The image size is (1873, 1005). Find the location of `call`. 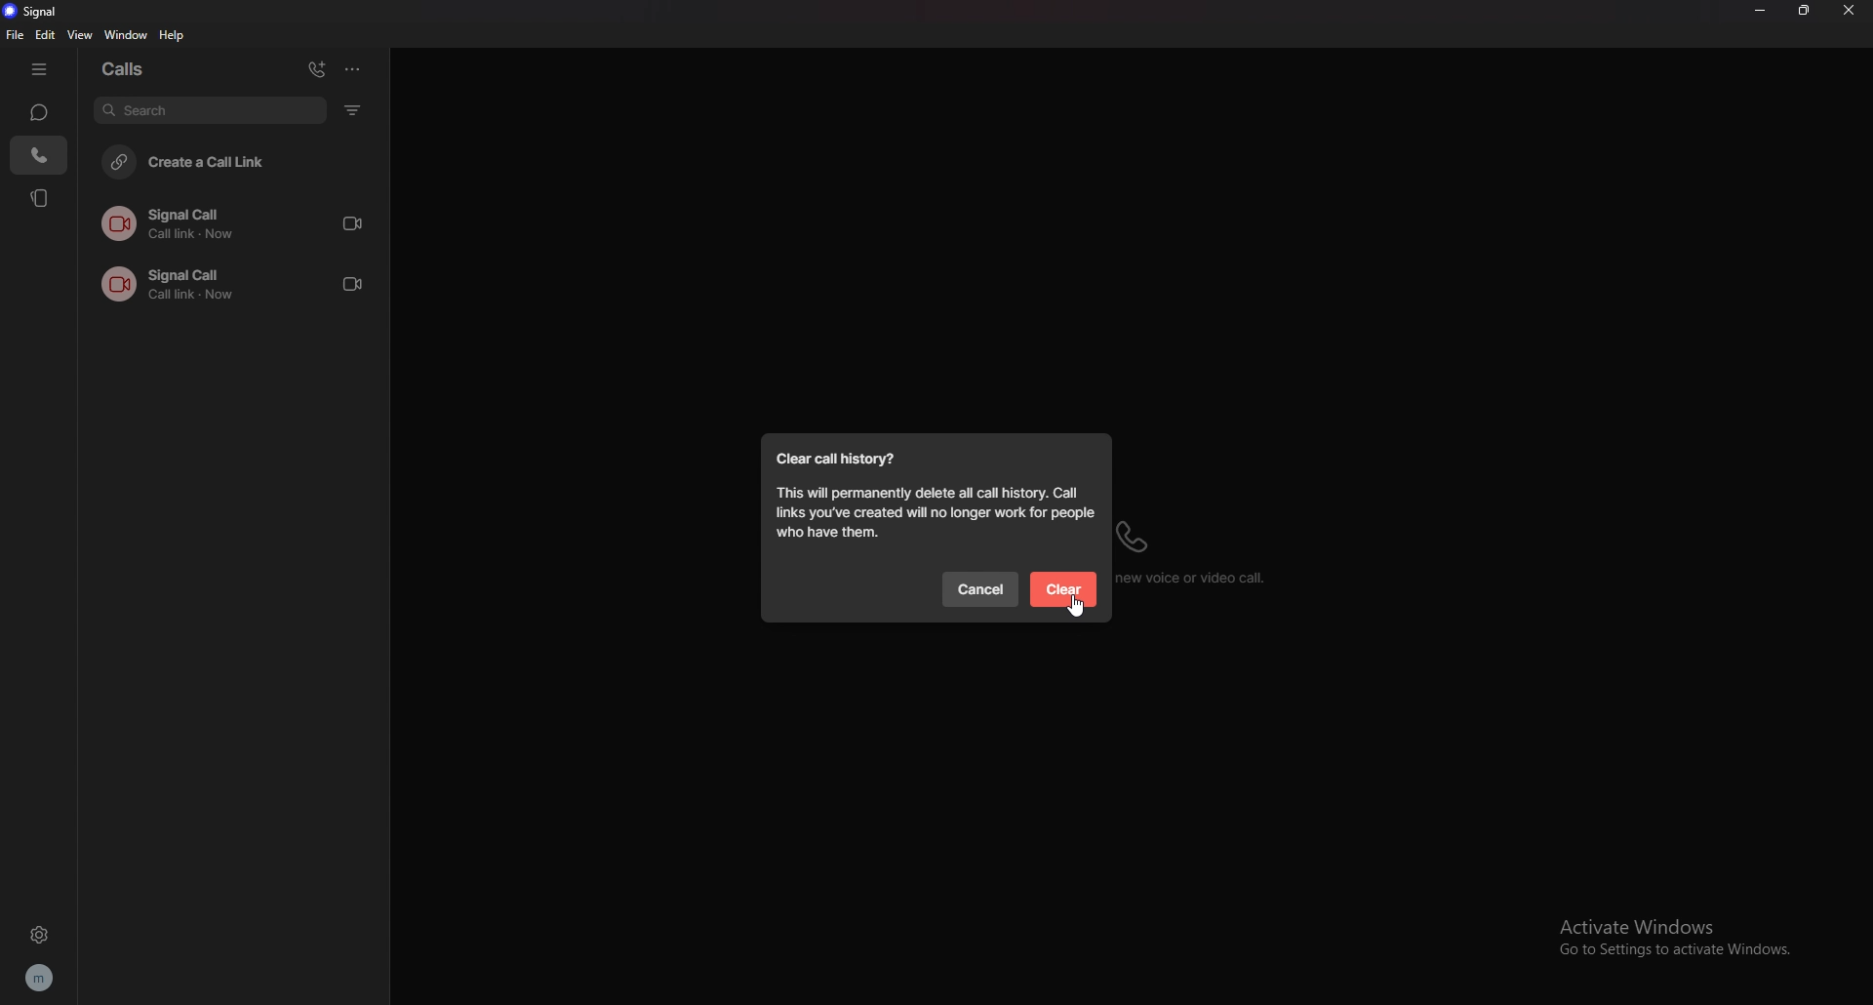

call is located at coordinates (236, 281).